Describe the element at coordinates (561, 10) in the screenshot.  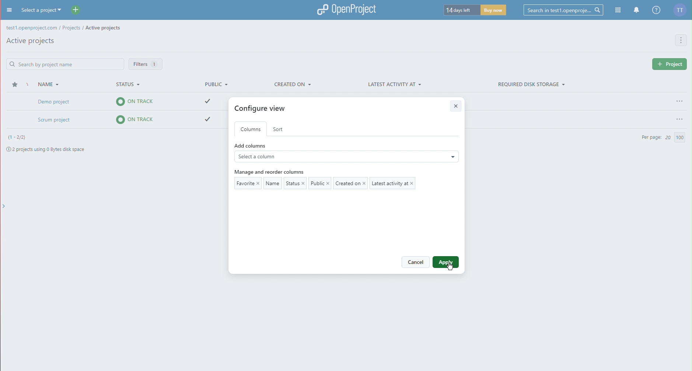
I see `Searchbar` at that location.